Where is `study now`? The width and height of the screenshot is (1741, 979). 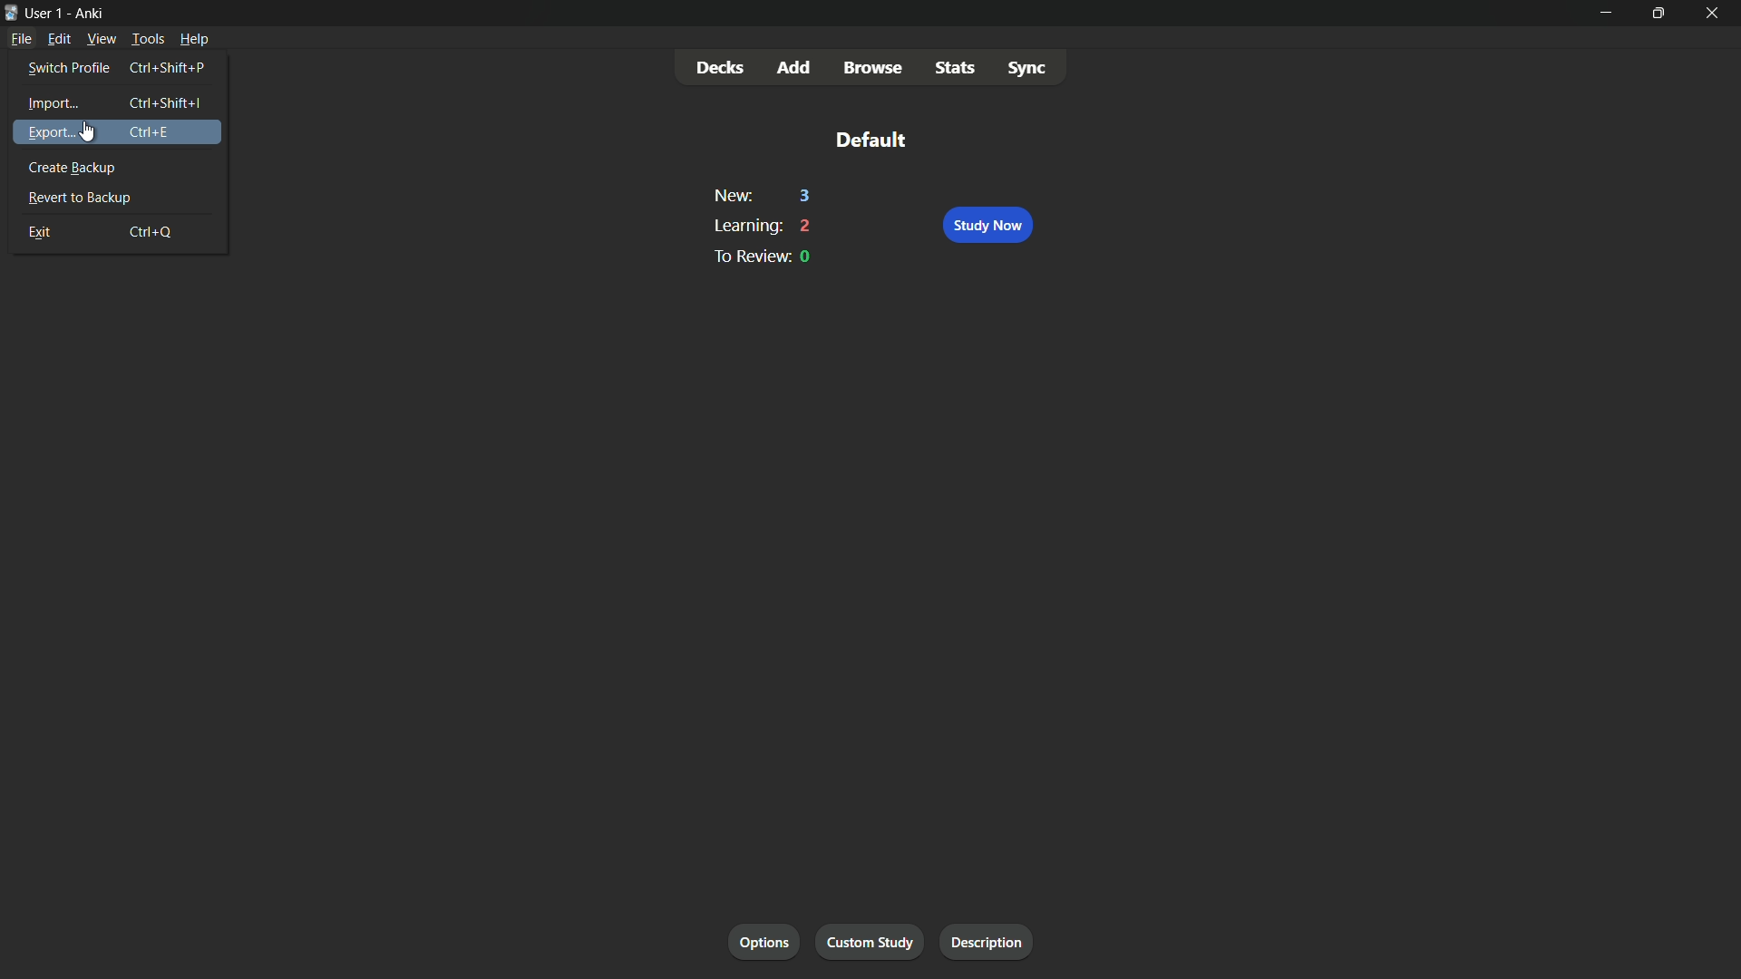 study now is located at coordinates (987, 226).